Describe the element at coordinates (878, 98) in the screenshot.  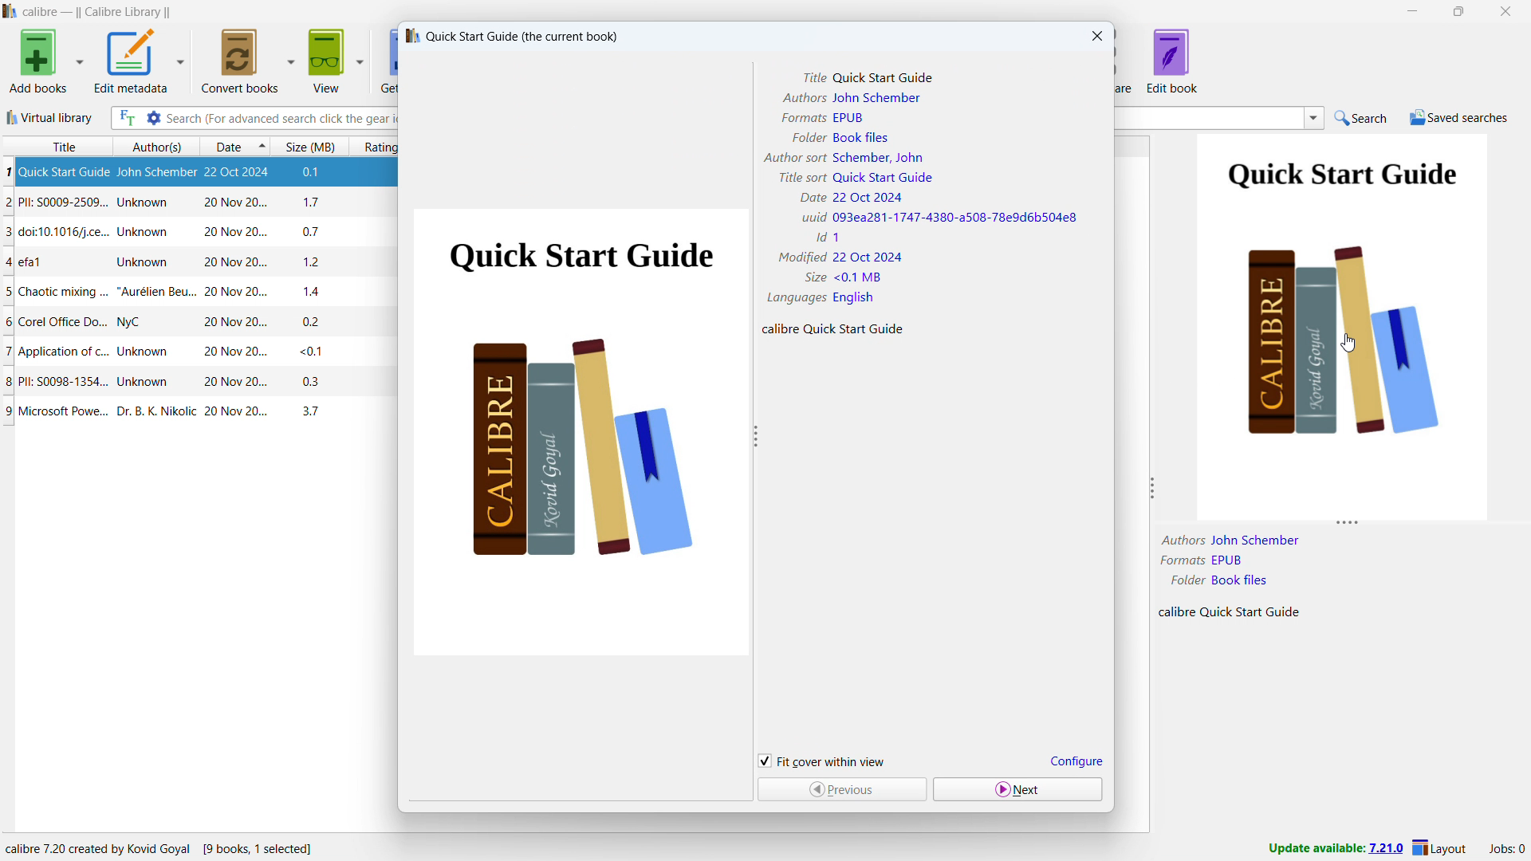
I see `Jhon Schember` at that location.